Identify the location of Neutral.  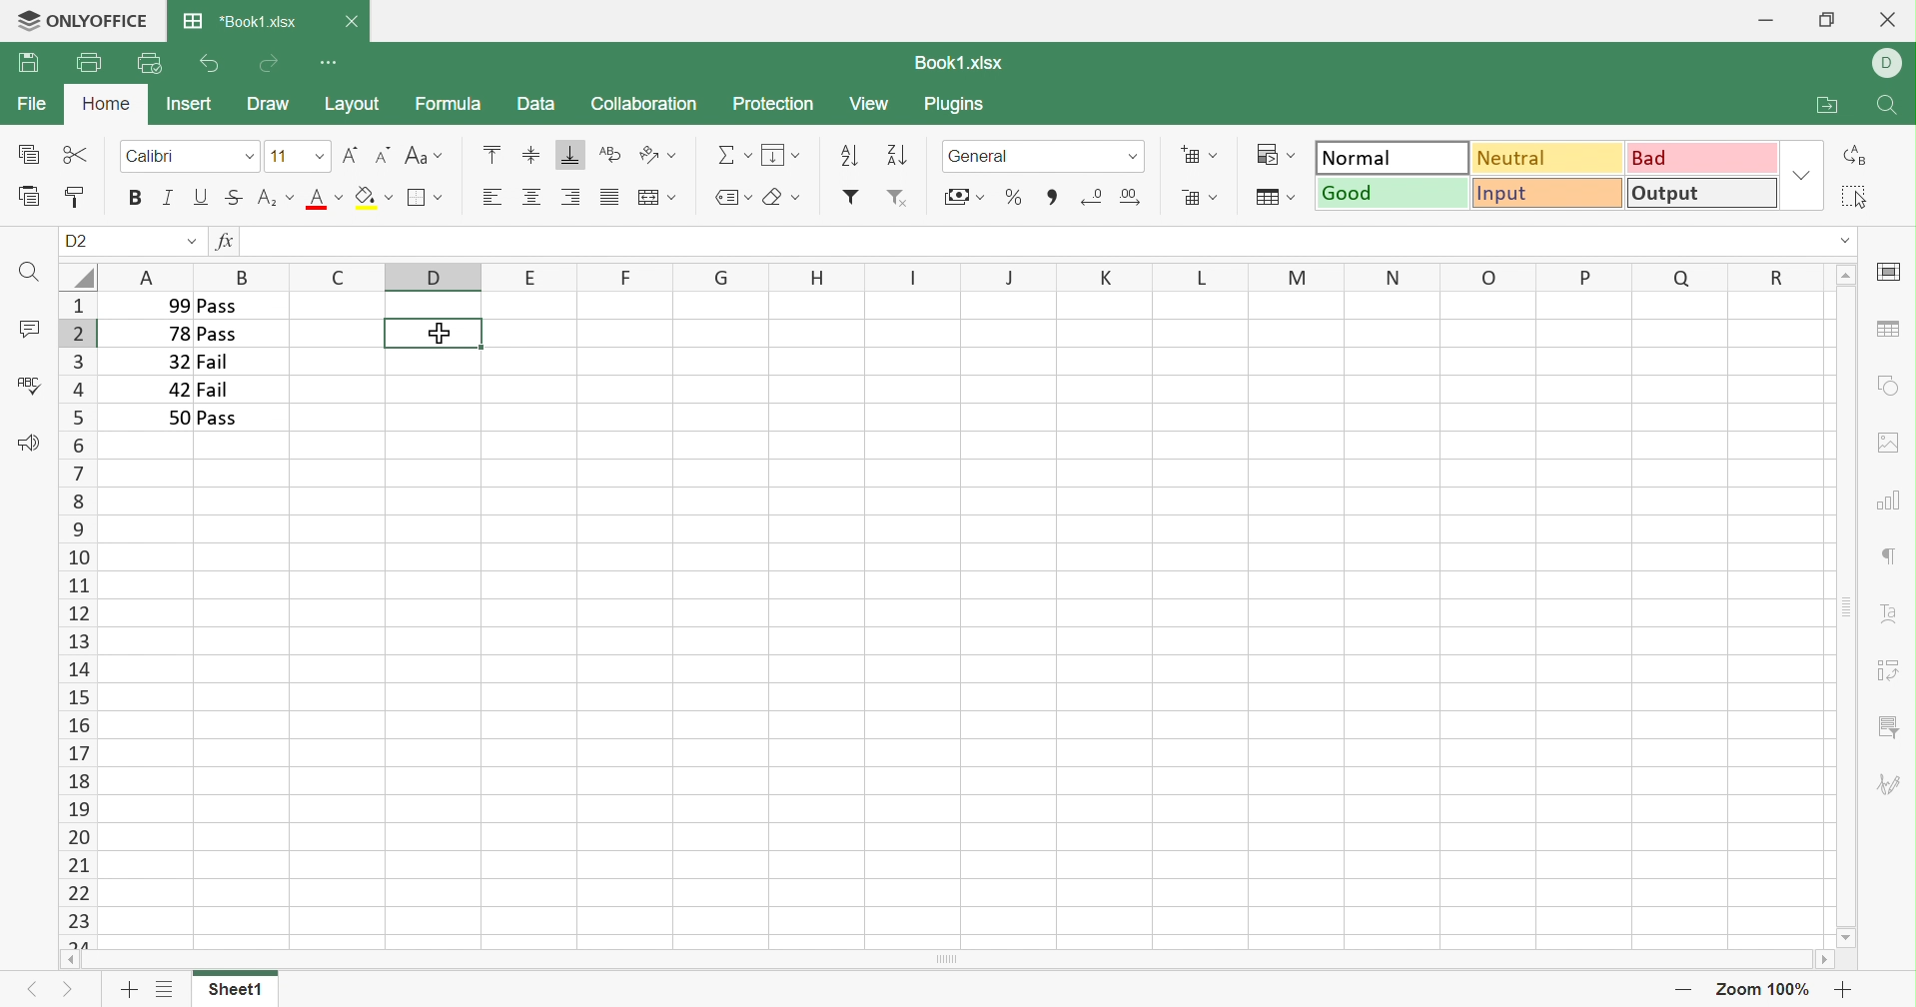
(1548, 156).